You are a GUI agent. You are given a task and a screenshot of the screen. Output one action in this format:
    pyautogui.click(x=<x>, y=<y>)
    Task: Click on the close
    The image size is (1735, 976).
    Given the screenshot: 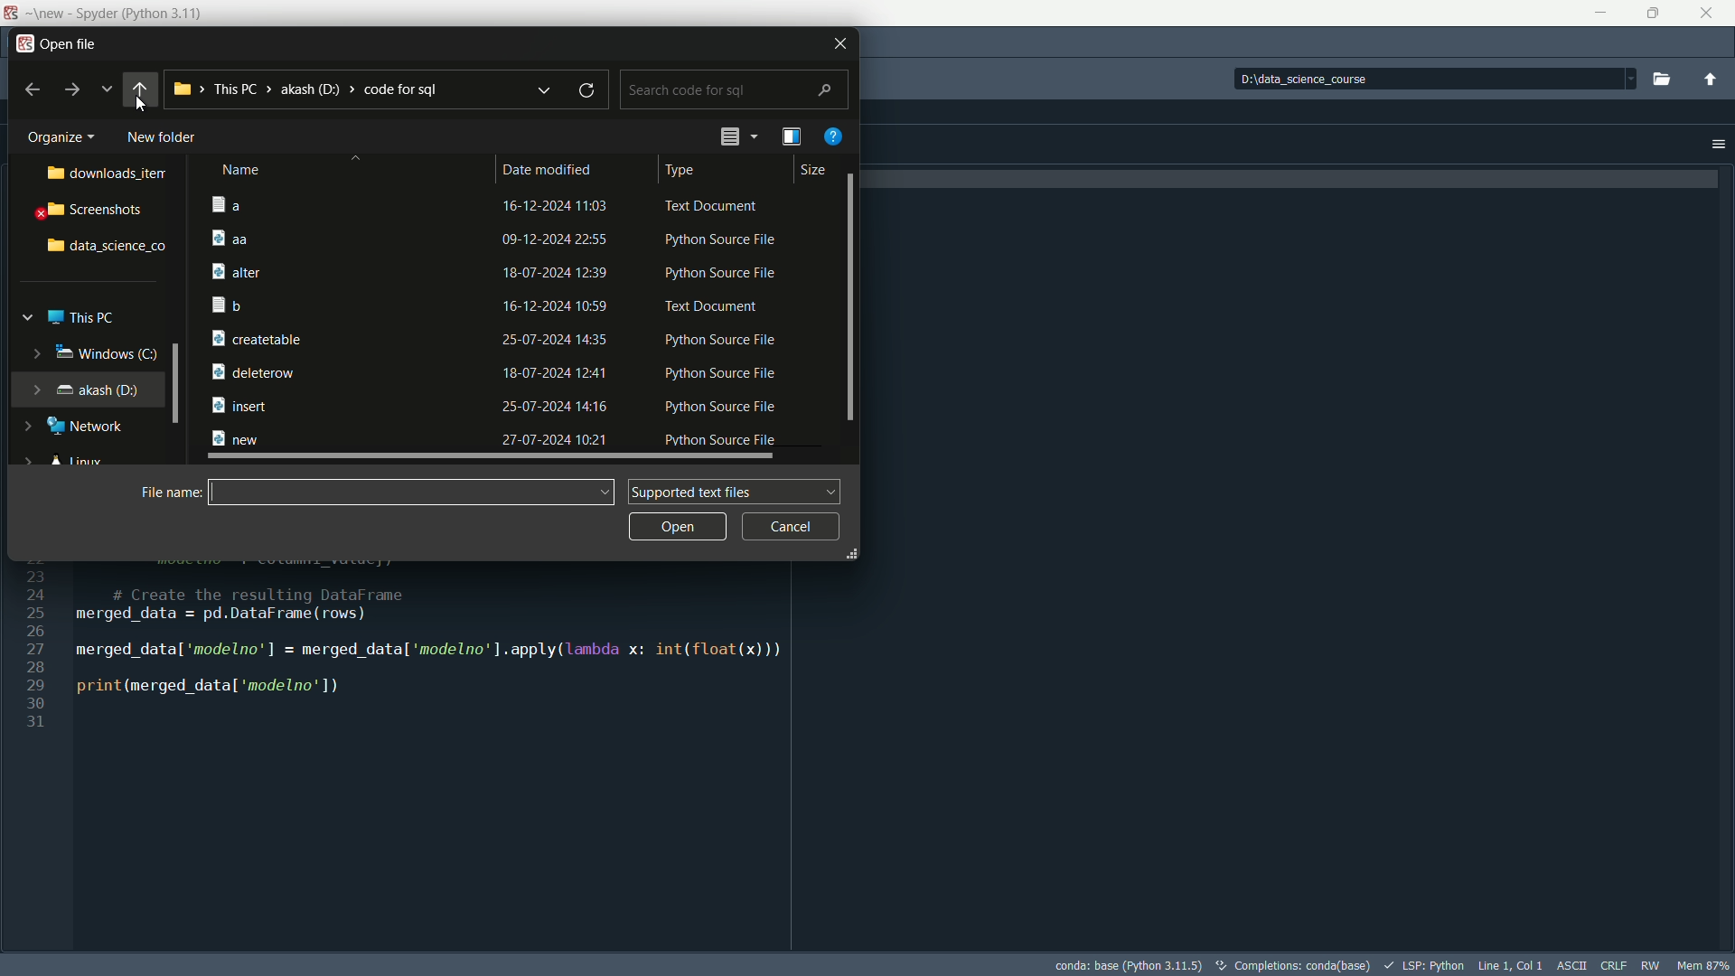 What is the action you would take?
    pyautogui.click(x=839, y=43)
    